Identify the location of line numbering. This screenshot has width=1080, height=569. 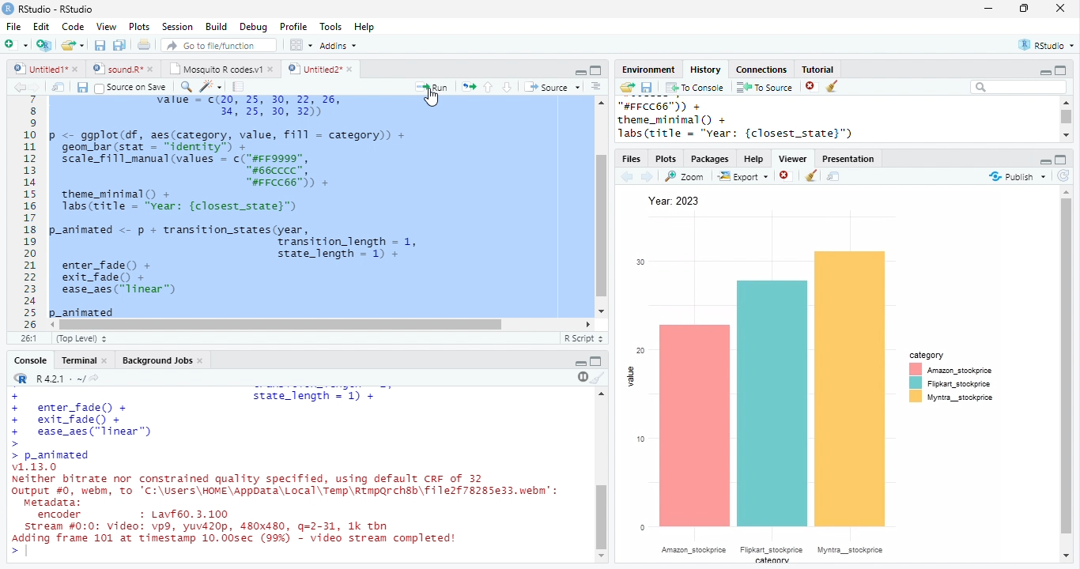
(29, 214).